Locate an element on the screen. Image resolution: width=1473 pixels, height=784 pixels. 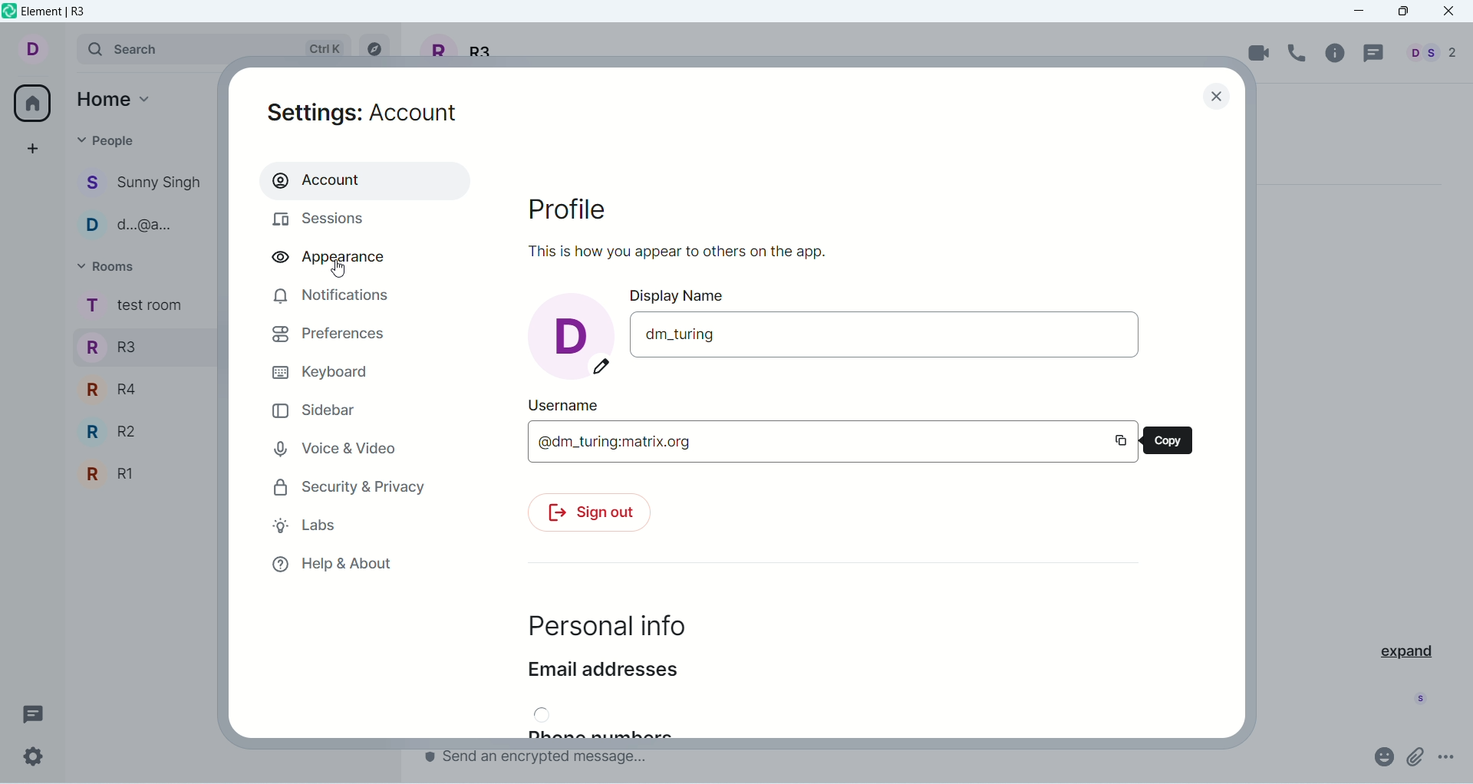
rooms is located at coordinates (132, 307).